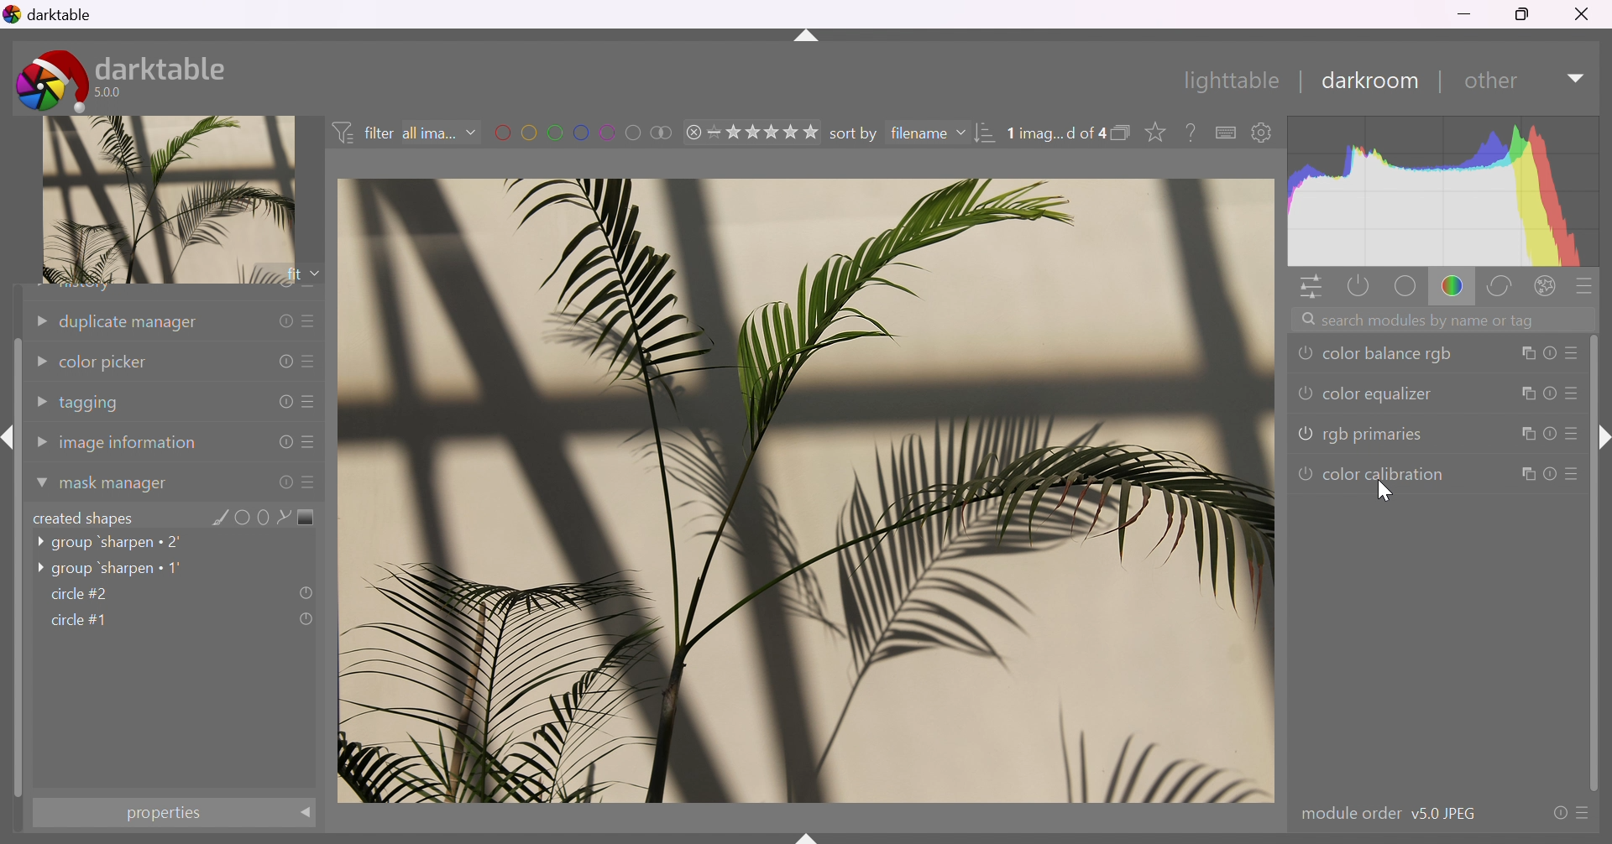 This screenshot has width=1612, height=844. What do you see at coordinates (182, 596) in the screenshot?
I see `circle#2` at bounding box center [182, 596].